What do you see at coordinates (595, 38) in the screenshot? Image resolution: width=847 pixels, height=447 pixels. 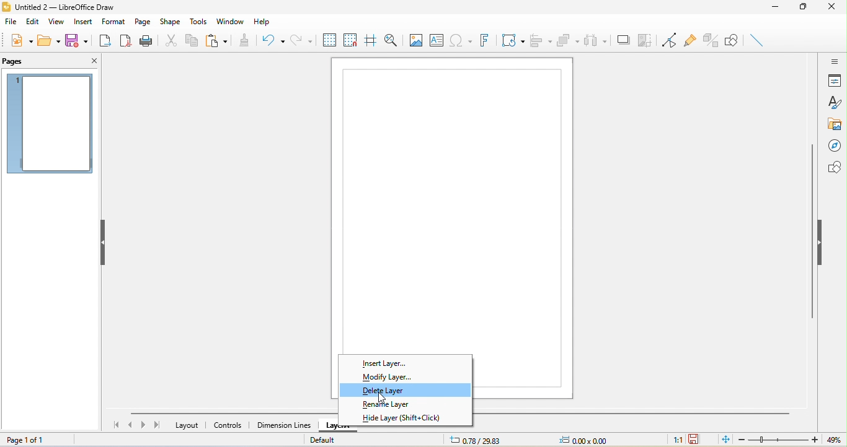 I see `select at least three object to distribute` at bounding box center [595, 38].